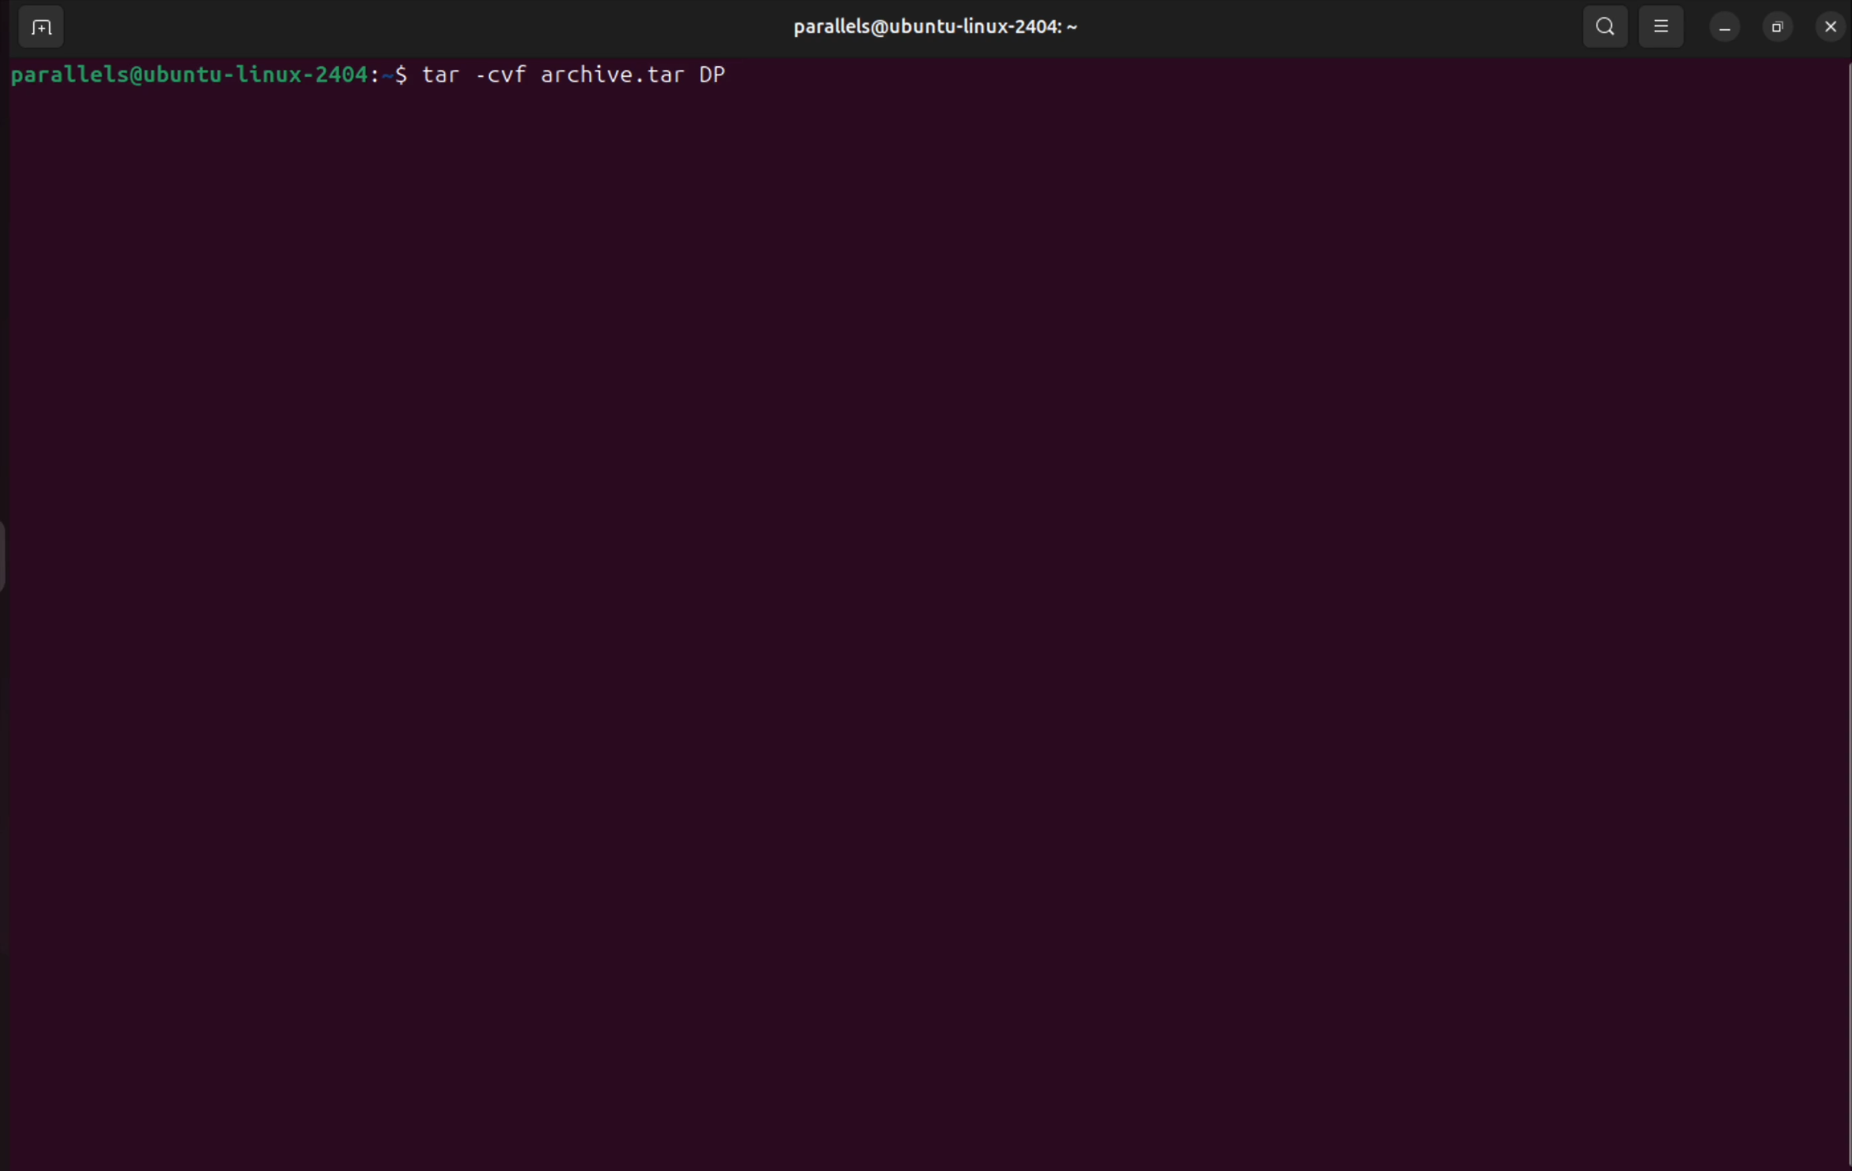  What do you see at coordinates (1834, 26) in the screenshot?
I see `close` at bounding box center [1834, 26].